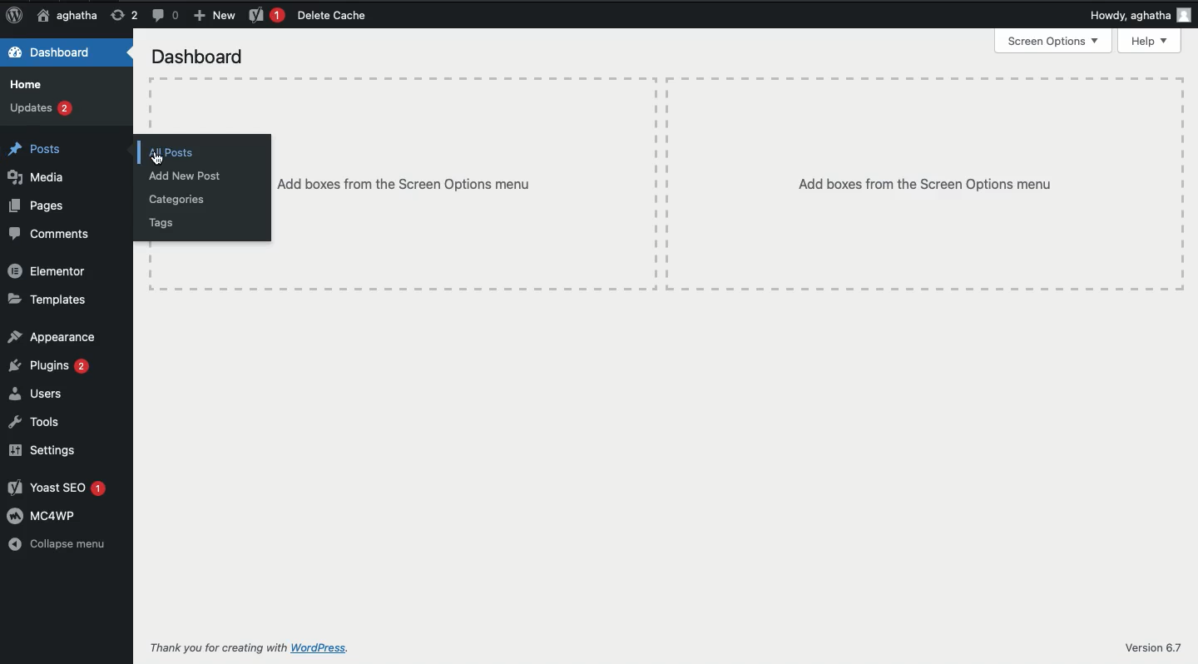 Image resolution: width=1198 pixels, height=664 pixels. Describe the element at coordinates (35, 421) in the screenshot. I see `Tools` at that location.